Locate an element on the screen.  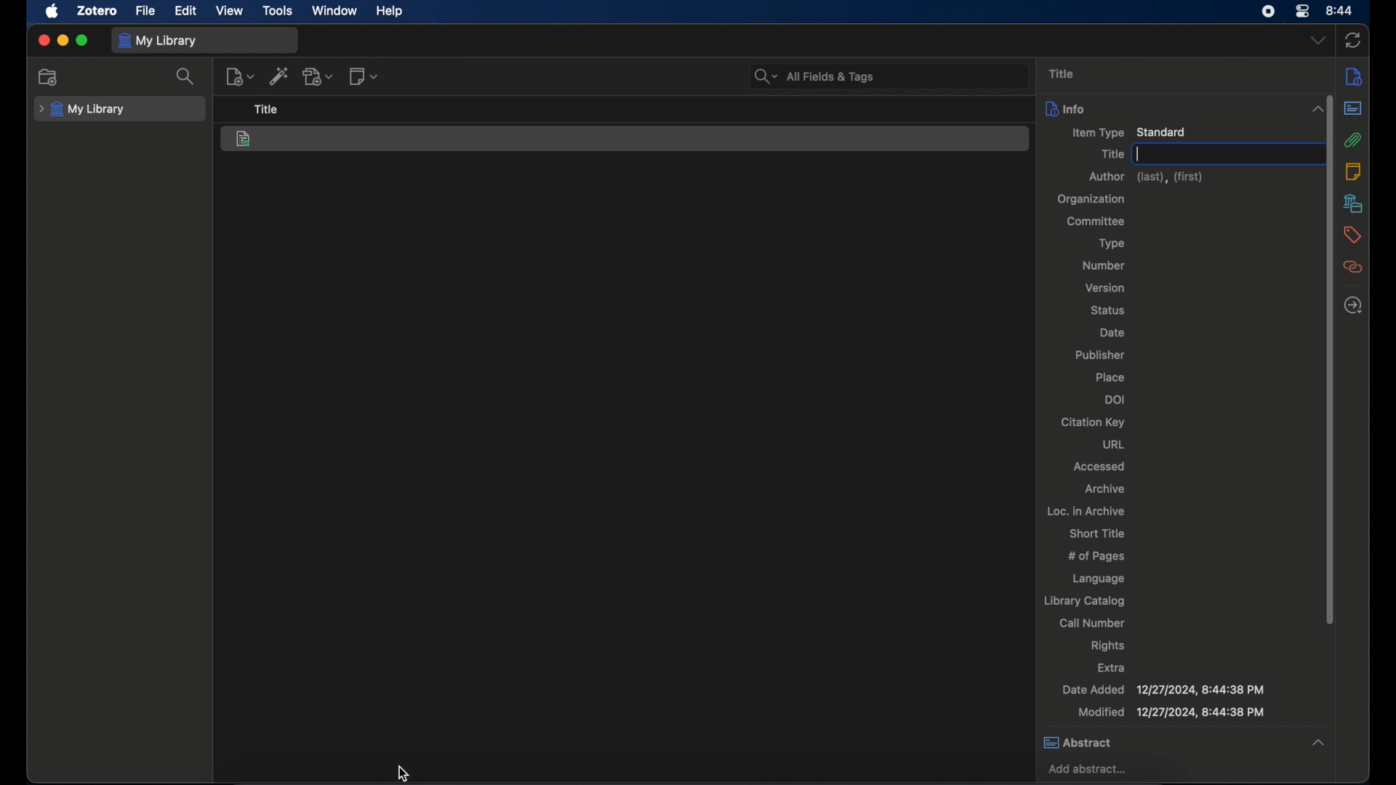
add item by identifier is located at coordinates (278, 77).